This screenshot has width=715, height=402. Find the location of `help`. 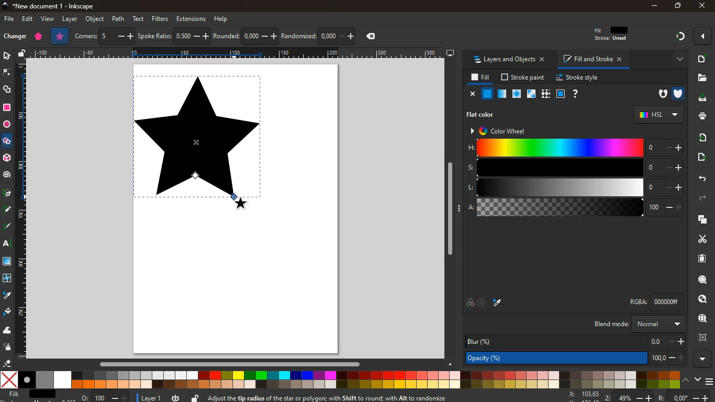

help is located at coordinates (578, 94).